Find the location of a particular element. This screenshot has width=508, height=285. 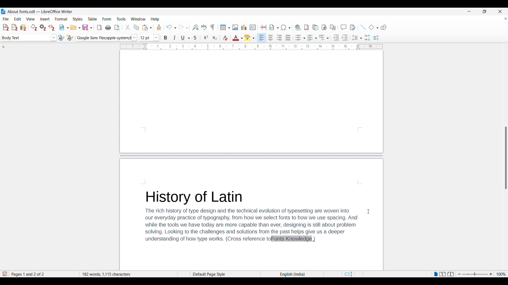

Decrease indentation is located at coordinates (345, 37).